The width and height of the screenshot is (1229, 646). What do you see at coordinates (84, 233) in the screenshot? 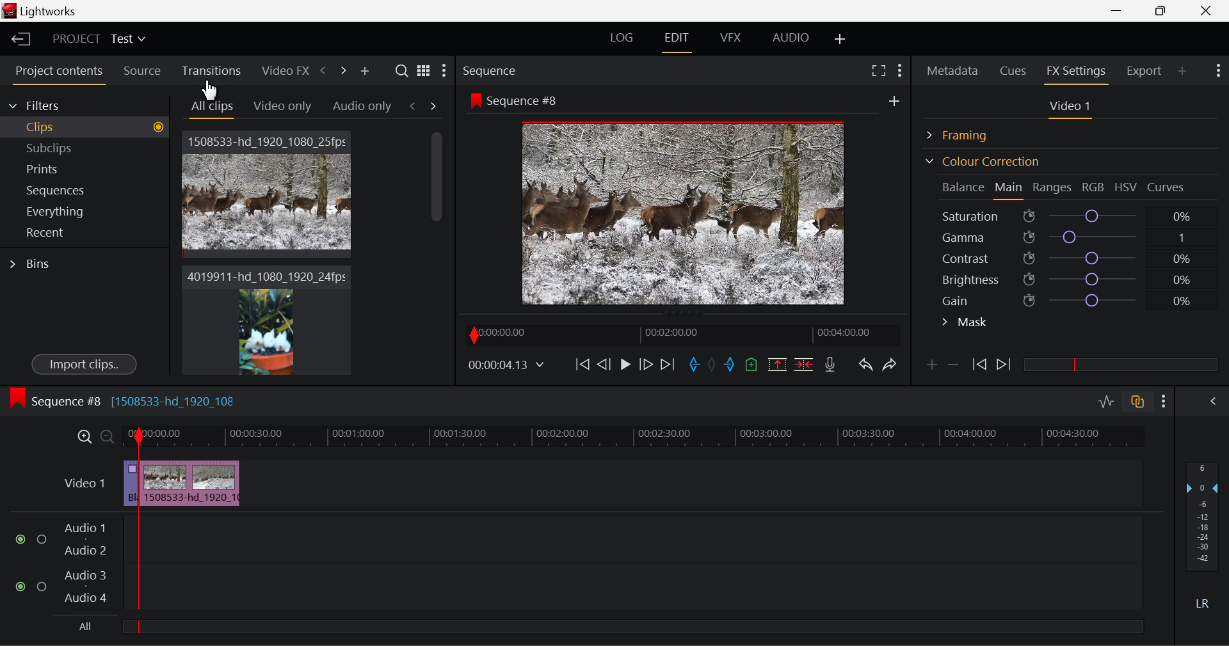
I see `Recent Tab Open` at bounding box center [84, 233].